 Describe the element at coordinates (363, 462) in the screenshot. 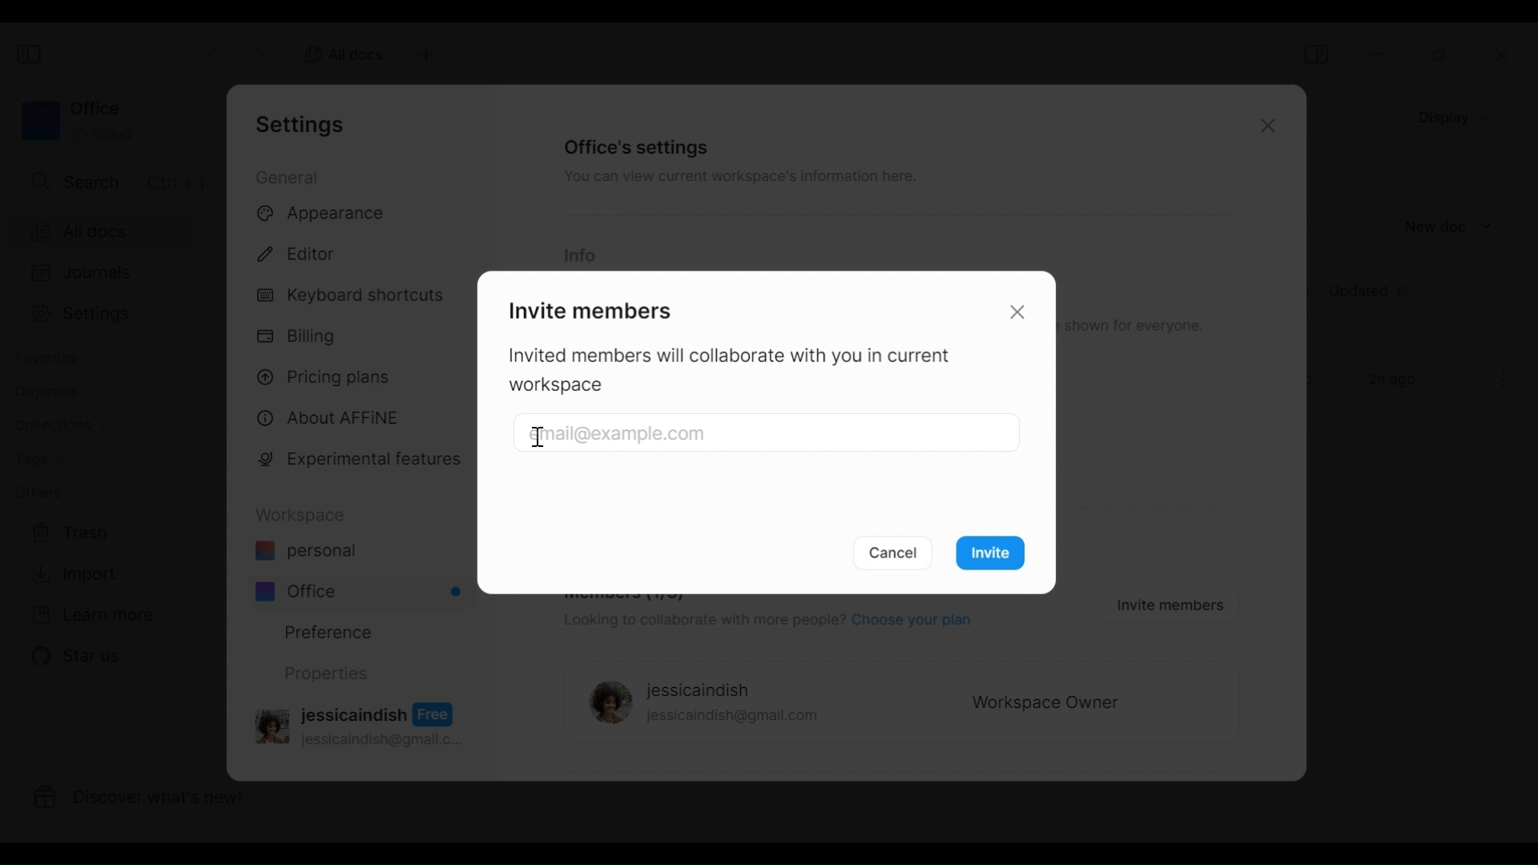

I see `Experimental features` at that location.